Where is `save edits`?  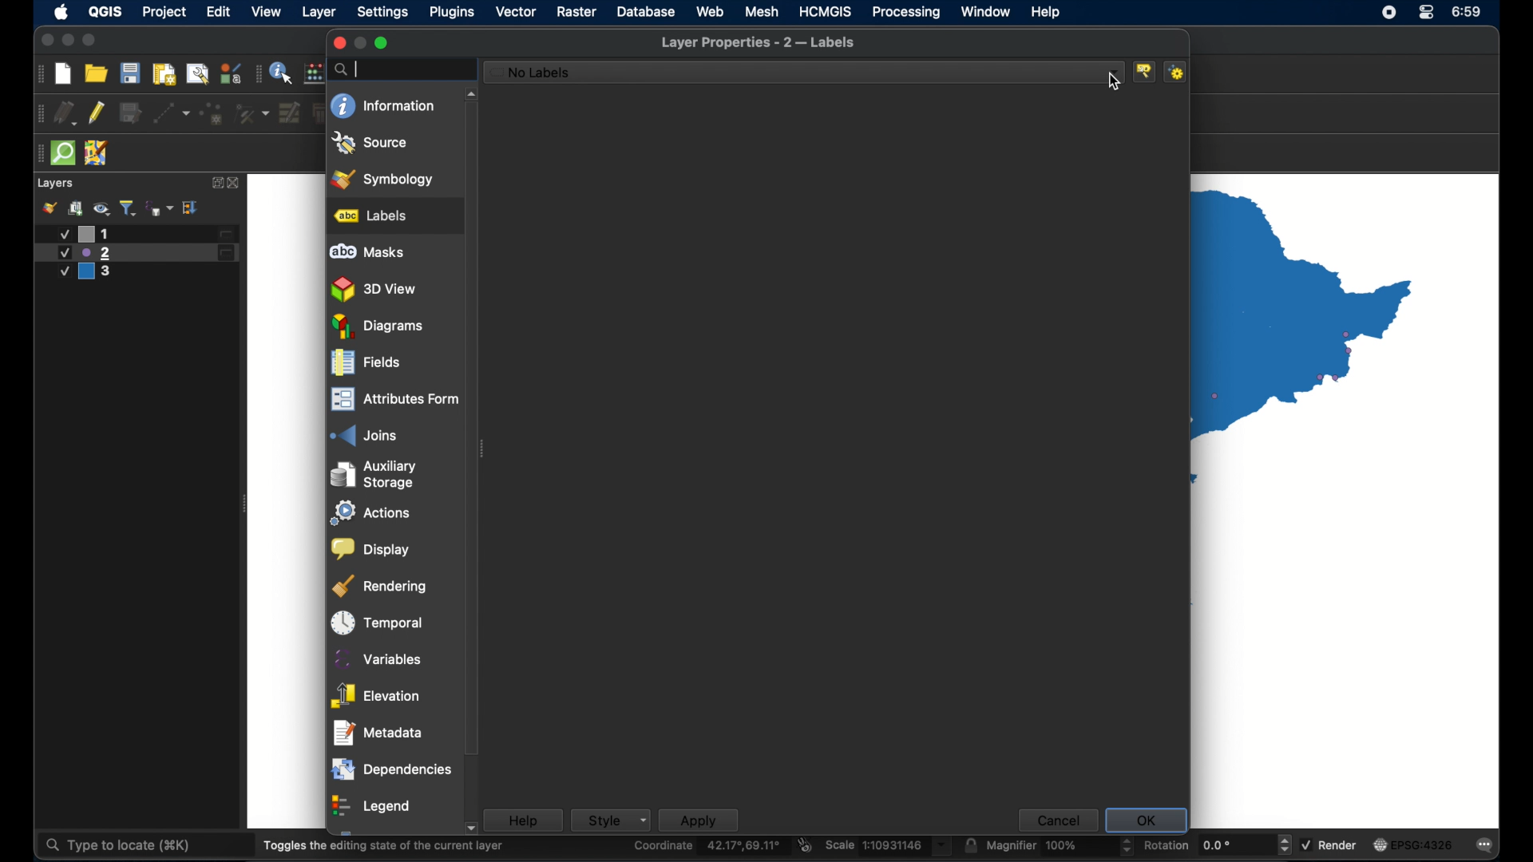
save edits is located at coordinates (130, 113).